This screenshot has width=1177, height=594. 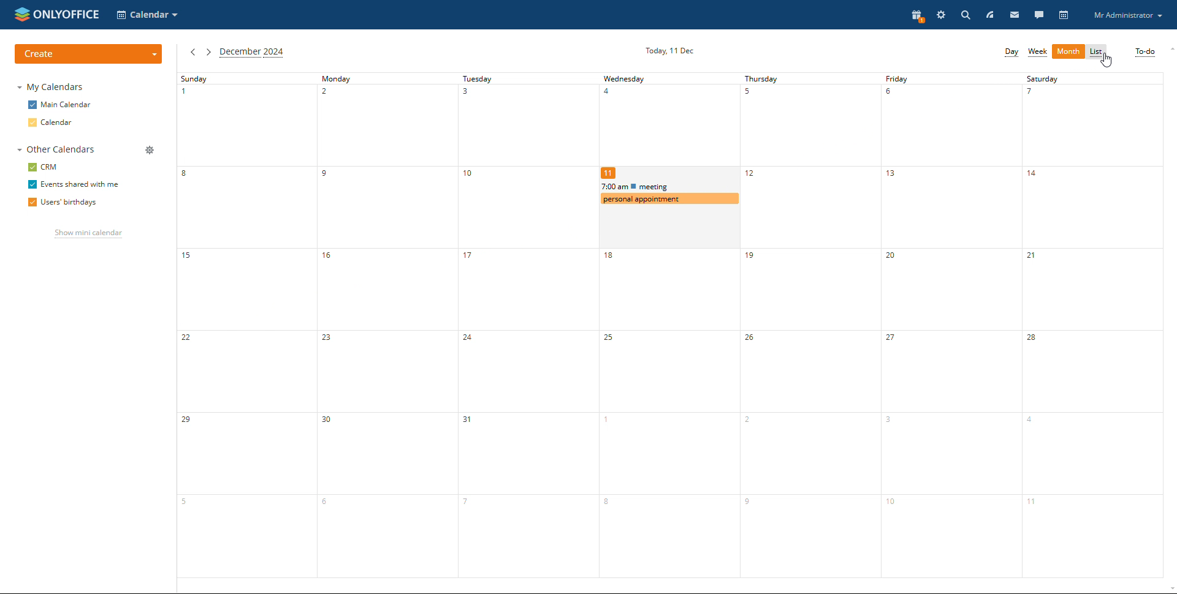 I want to click on calender, so click(x=951, y=325).